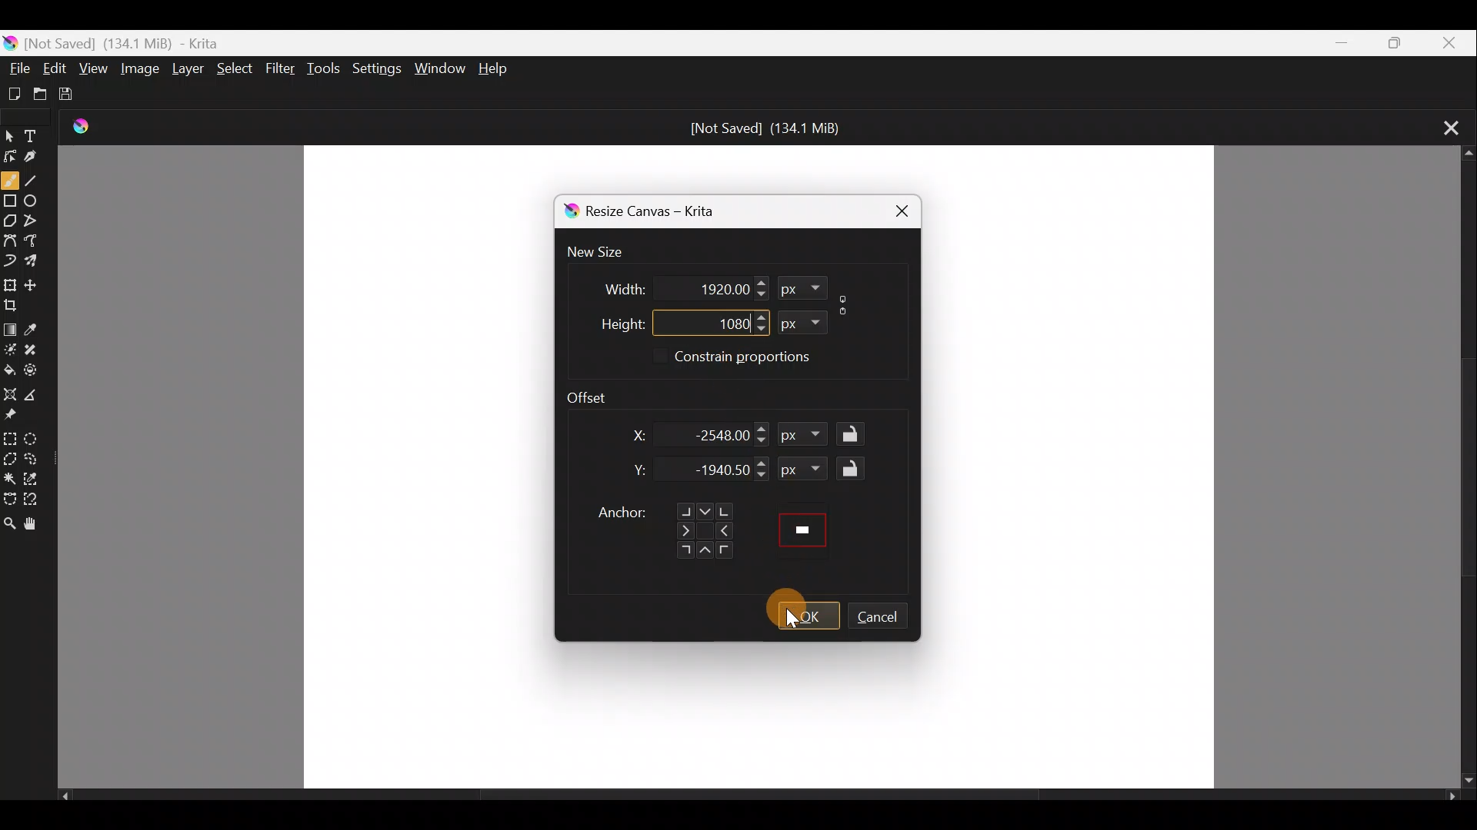 Image resolution: width=1477 pixels, height=830 pixels. I want to click on Contiguous selection tool, so click(10, 479).